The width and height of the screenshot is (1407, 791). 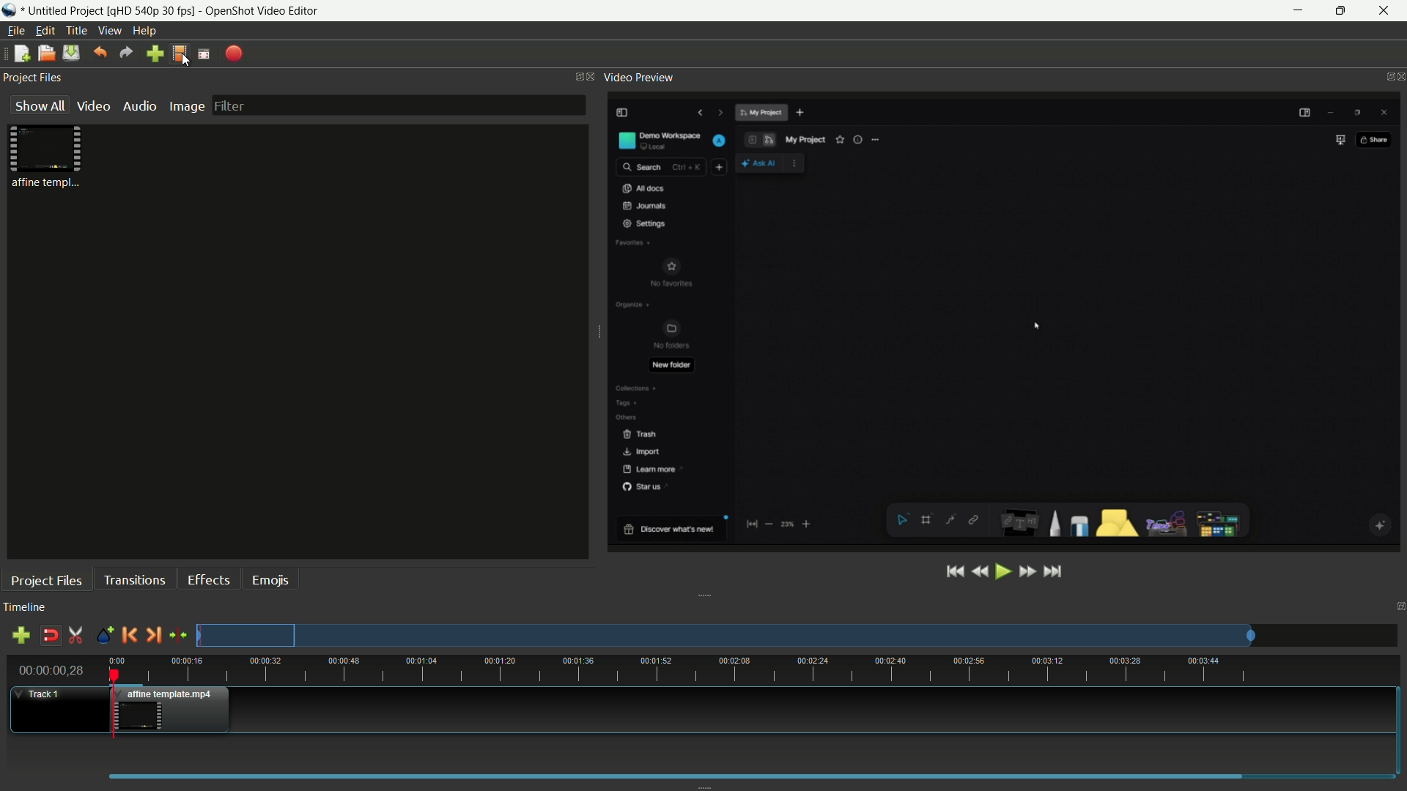 What do you see at coordinates (1298, 11) in the screenshot?
I see `minimize` at bounding box center [1298, 11].